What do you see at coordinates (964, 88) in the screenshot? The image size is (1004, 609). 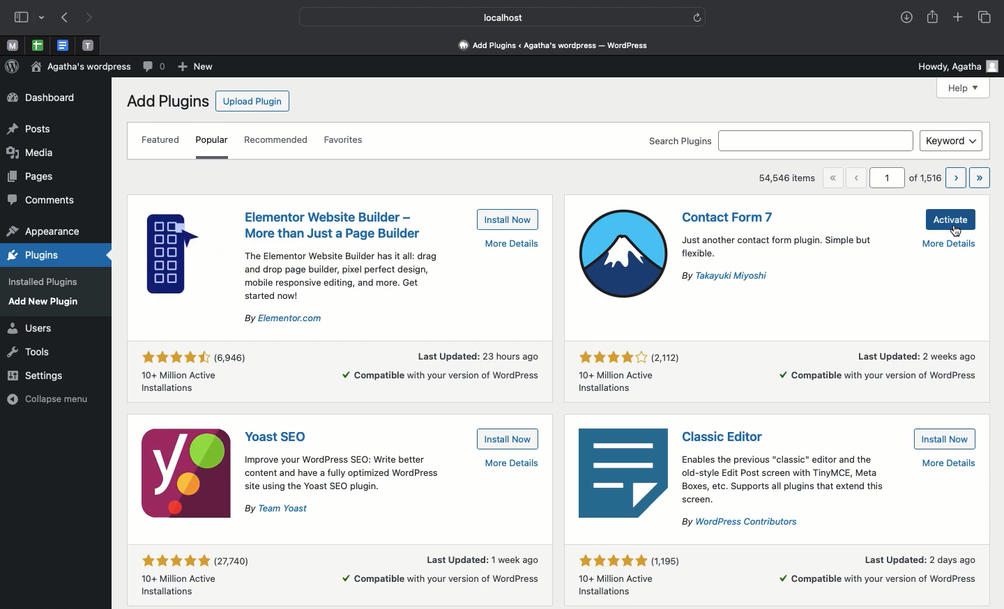 I see `Help` at bounding box center [964, 88].